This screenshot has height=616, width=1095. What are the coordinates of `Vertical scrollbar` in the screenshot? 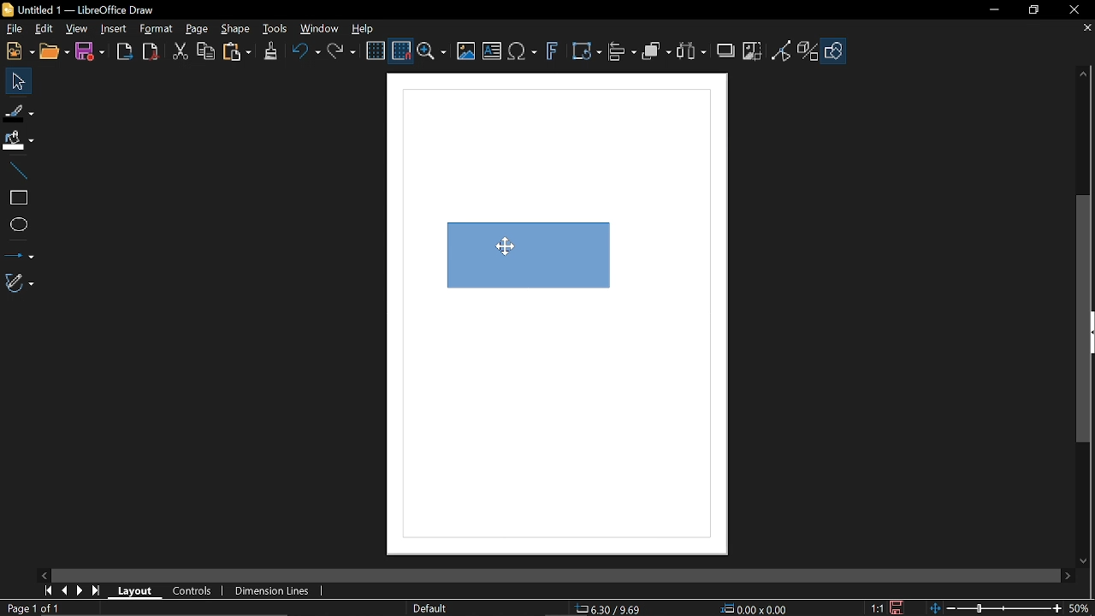 It's located at (1084, 318).